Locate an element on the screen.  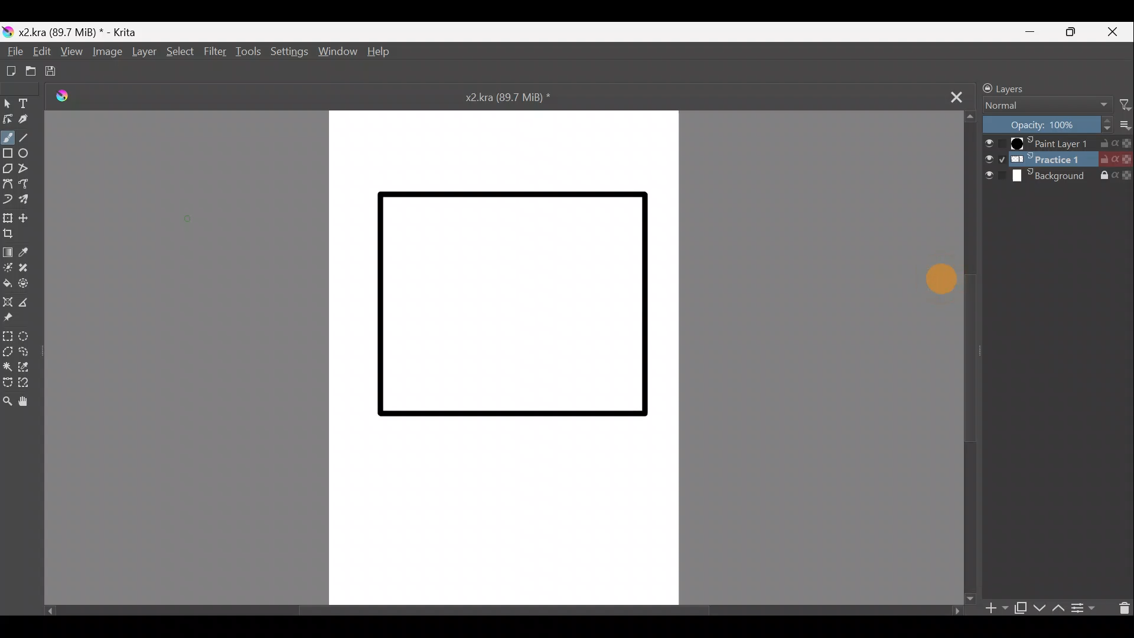
Magnetic curve selection tool is located at coordinates (28, 383).